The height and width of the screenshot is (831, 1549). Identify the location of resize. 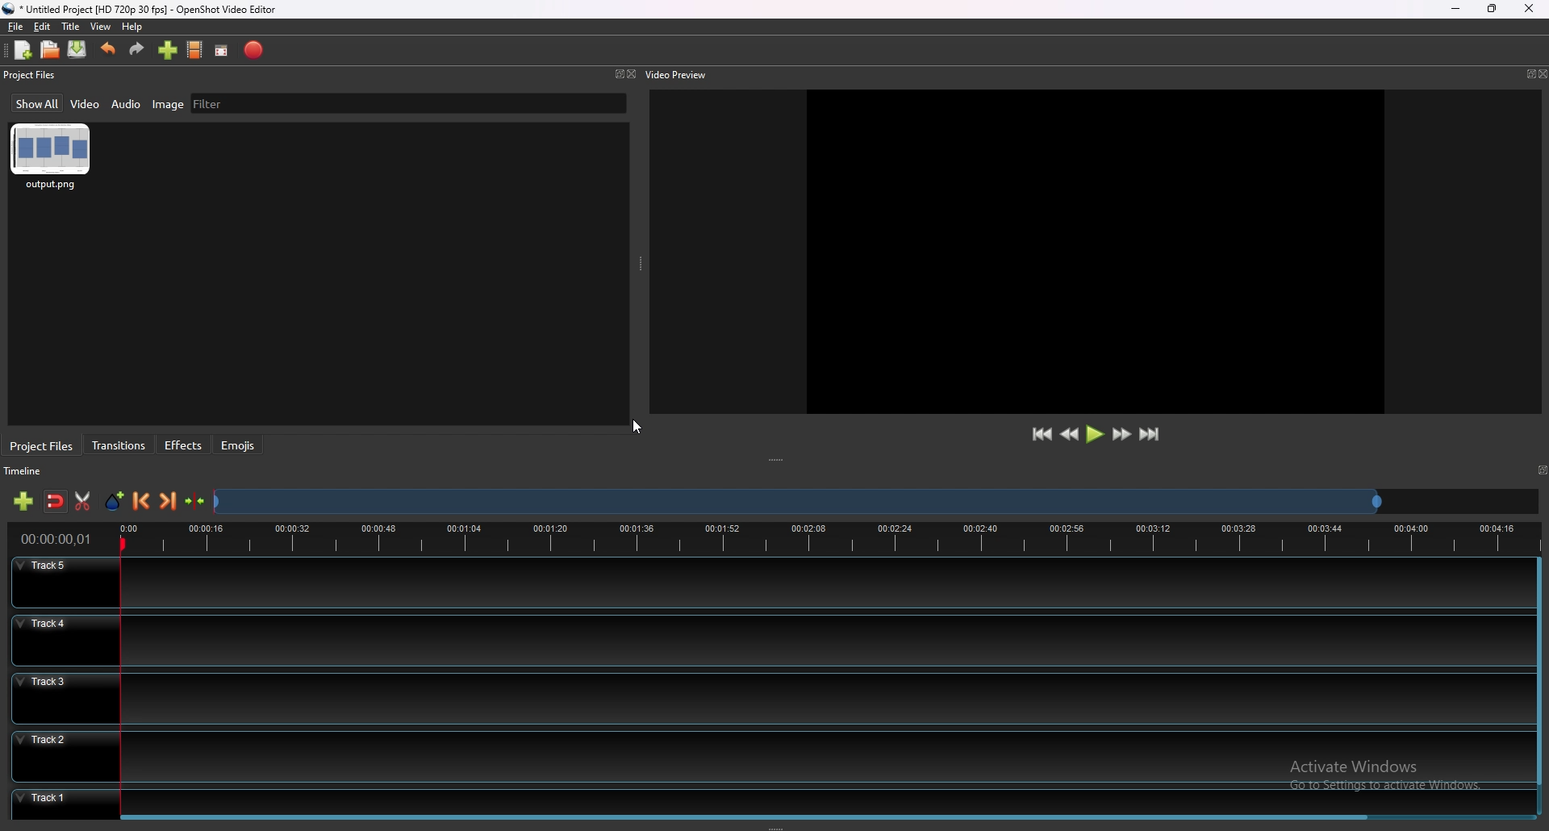
(1493, 8).